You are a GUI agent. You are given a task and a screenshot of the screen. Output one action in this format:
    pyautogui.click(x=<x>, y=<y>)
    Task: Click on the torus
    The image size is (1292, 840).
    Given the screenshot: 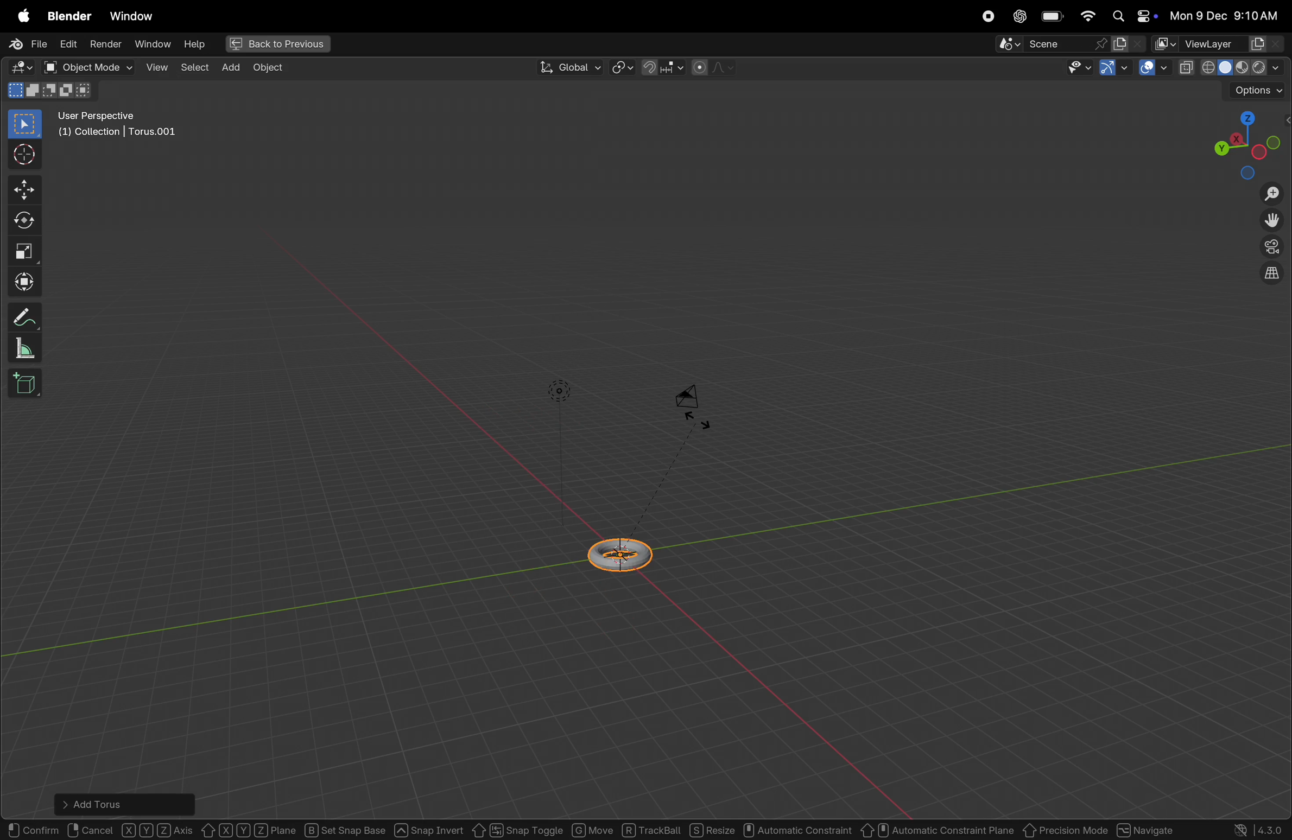 What is the action you would take?
    pyautogui.click(x=624, y=552)
    